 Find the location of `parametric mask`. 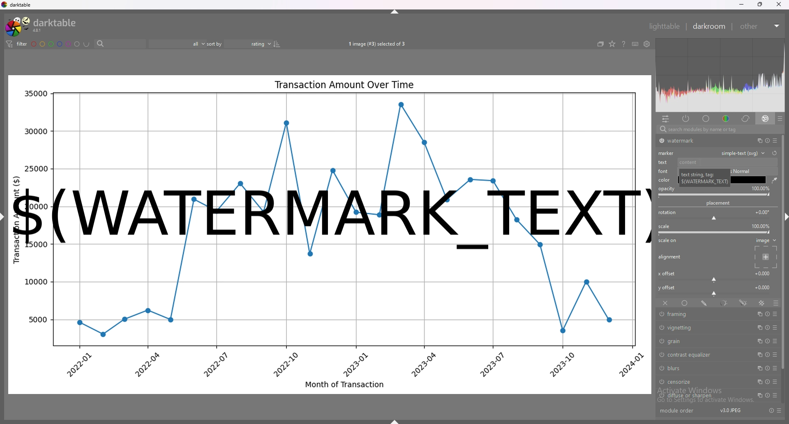

parametric mask is located at coordinates (725, 303).